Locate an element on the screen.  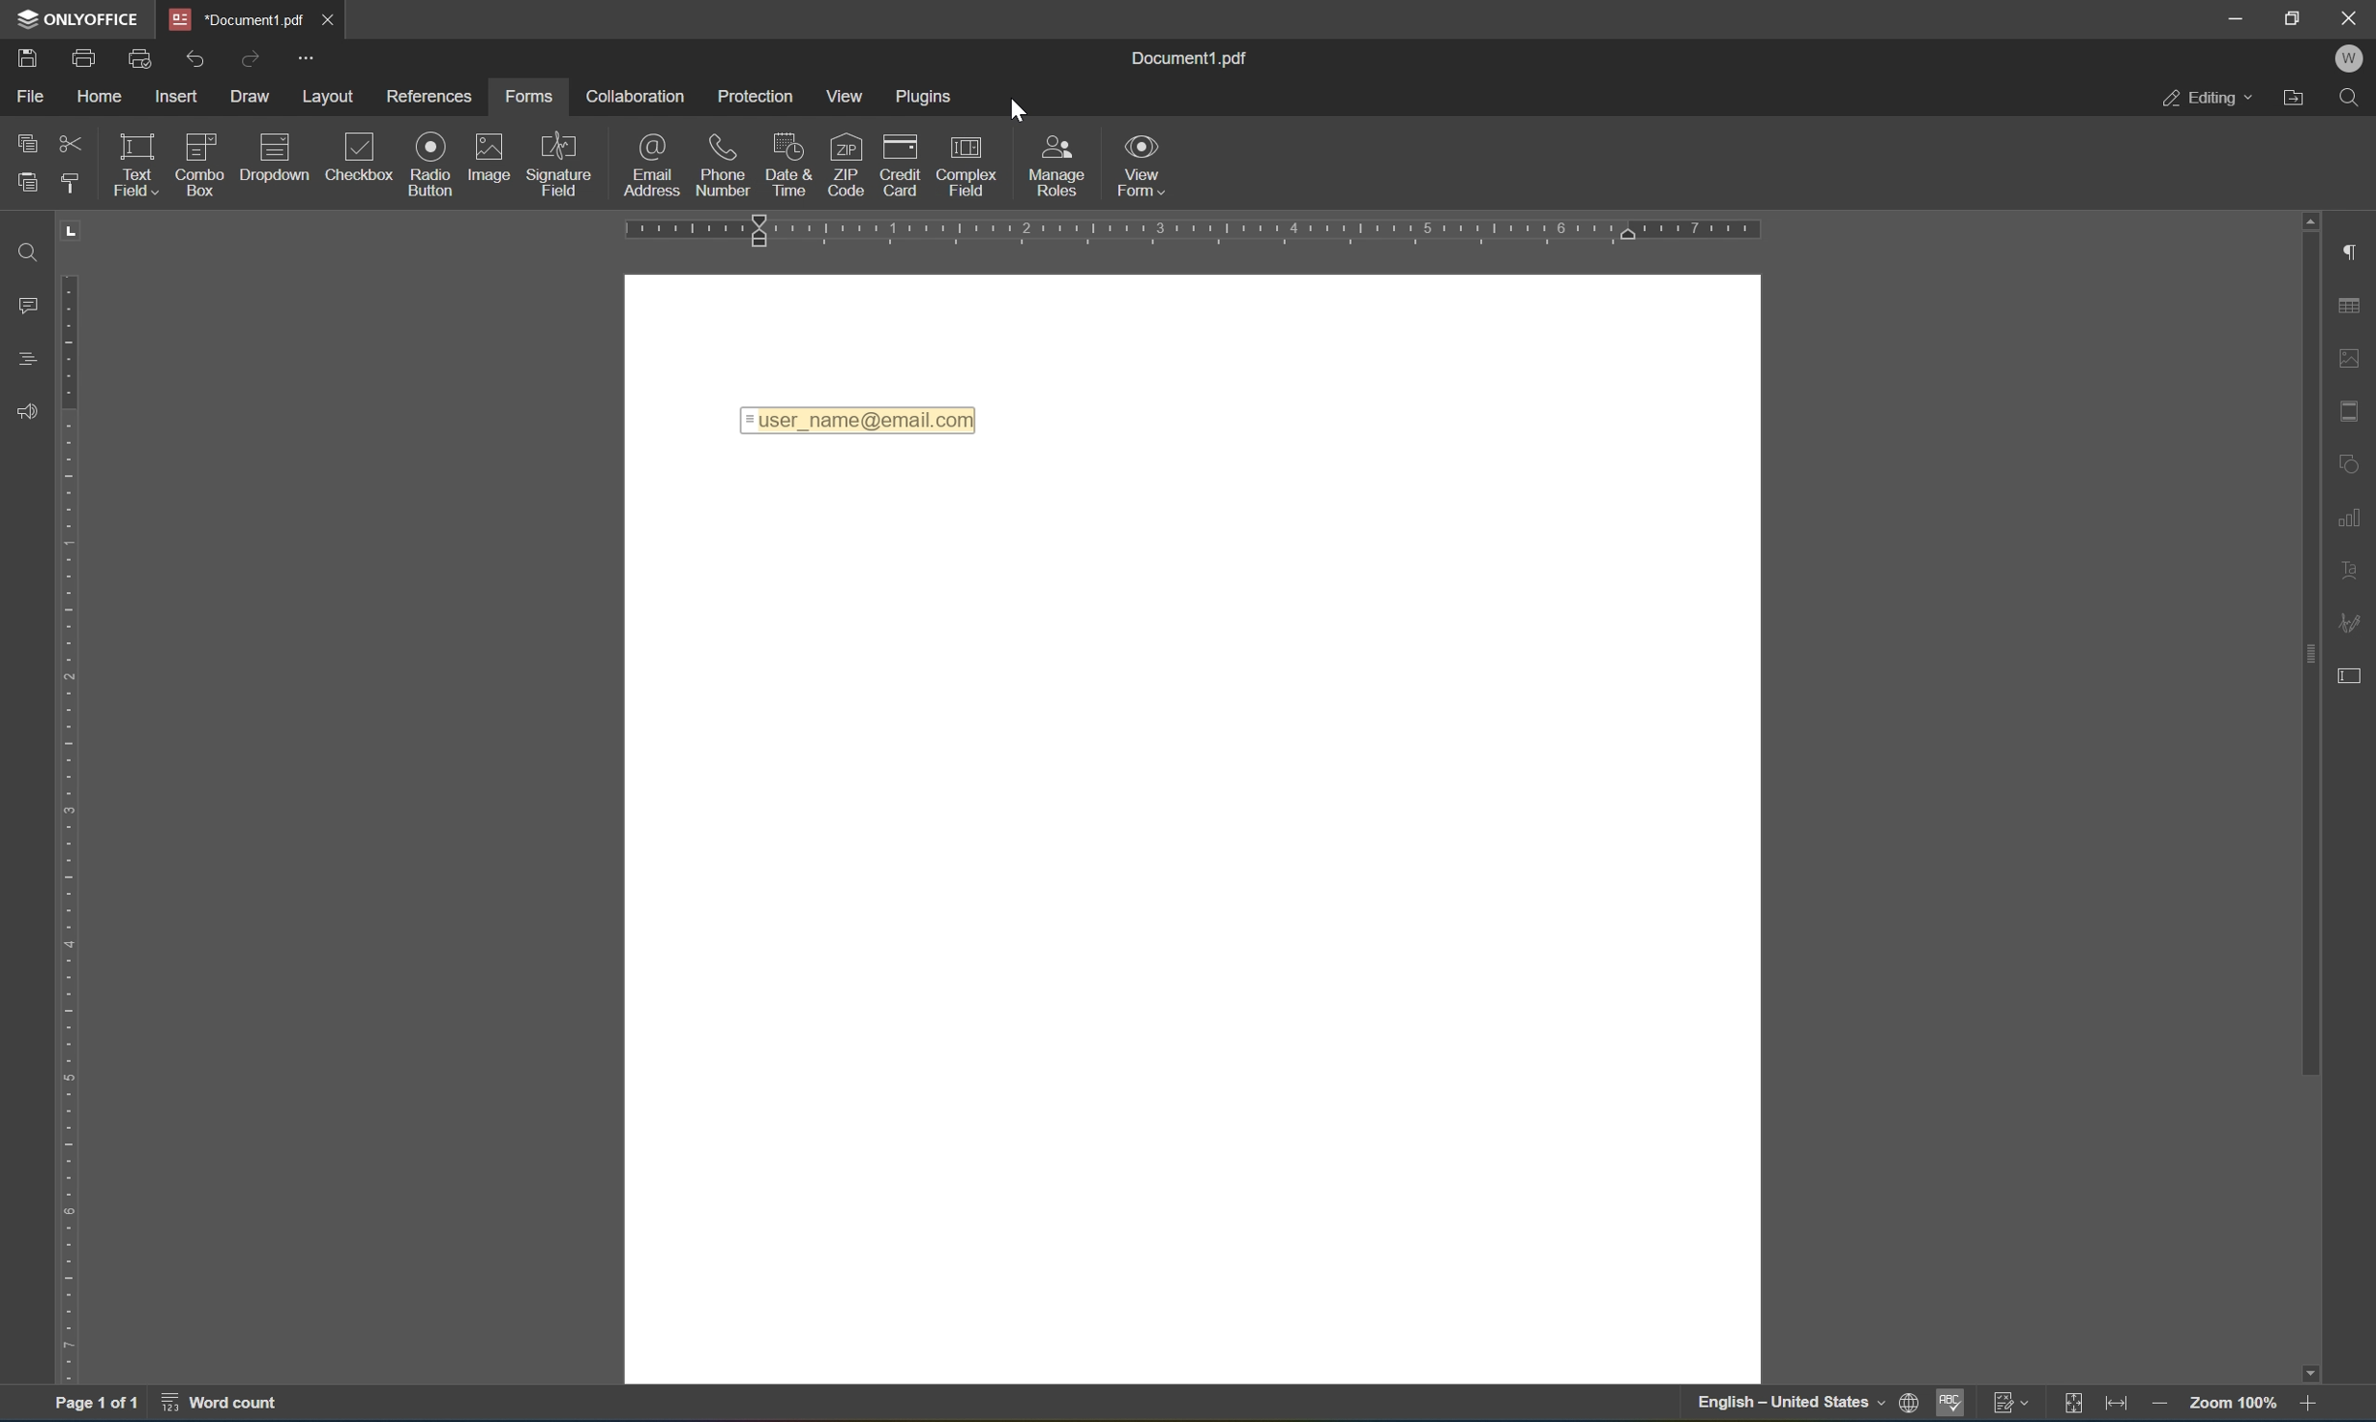
cursor is located at coordinates (1018, 107).